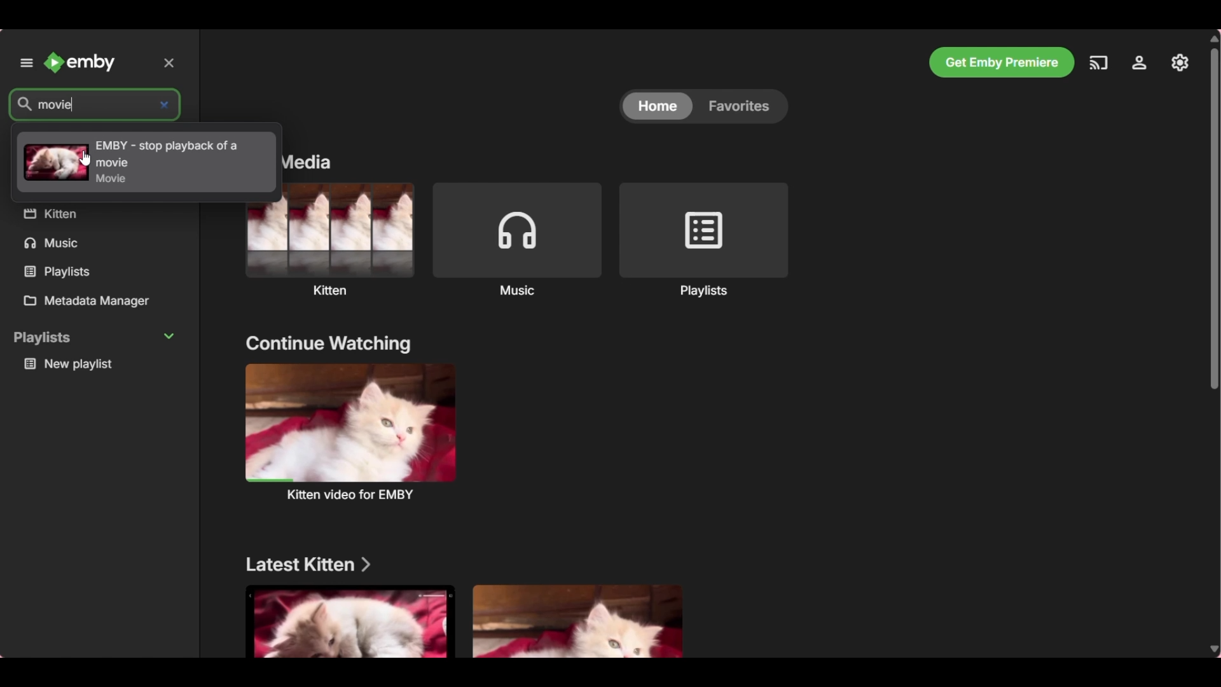 This screenshot has width=1221, height=687. What do you see at coordinates (1180, 63) in the screenshot?
I see `Settings` at bounding box center [1180, 63].